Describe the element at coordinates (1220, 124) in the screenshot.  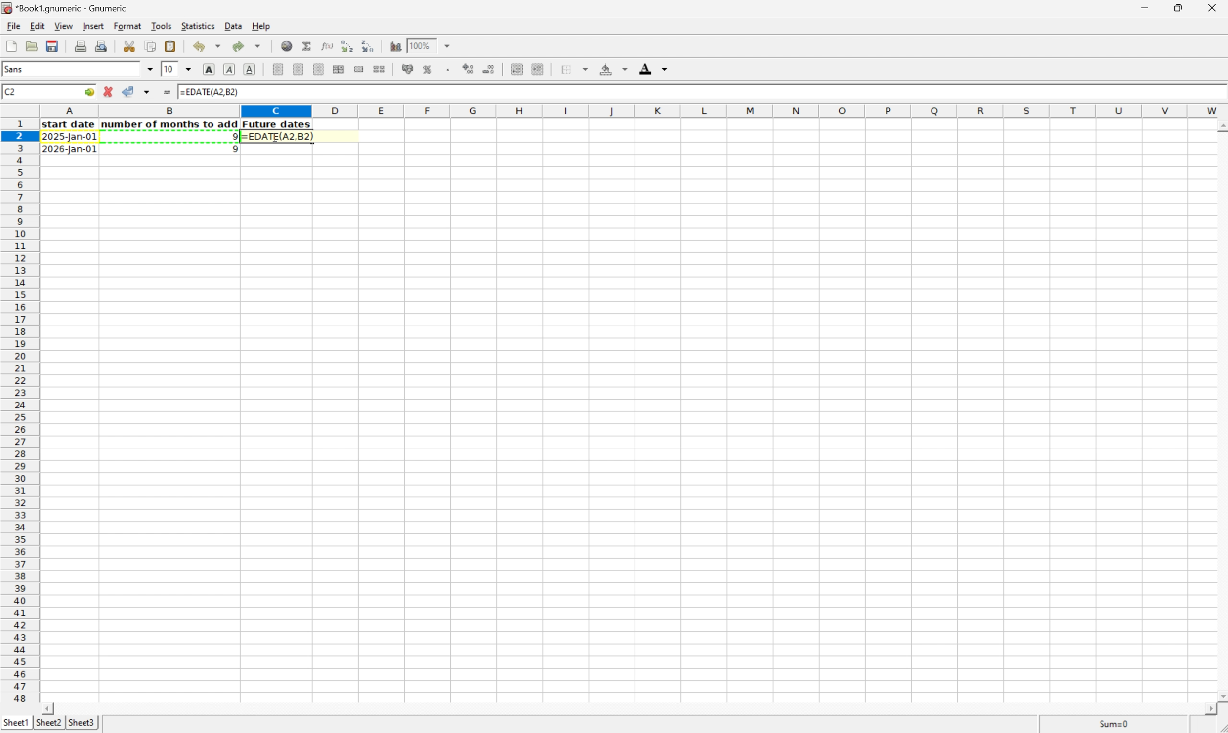
I see `Scroll Up` at that location.